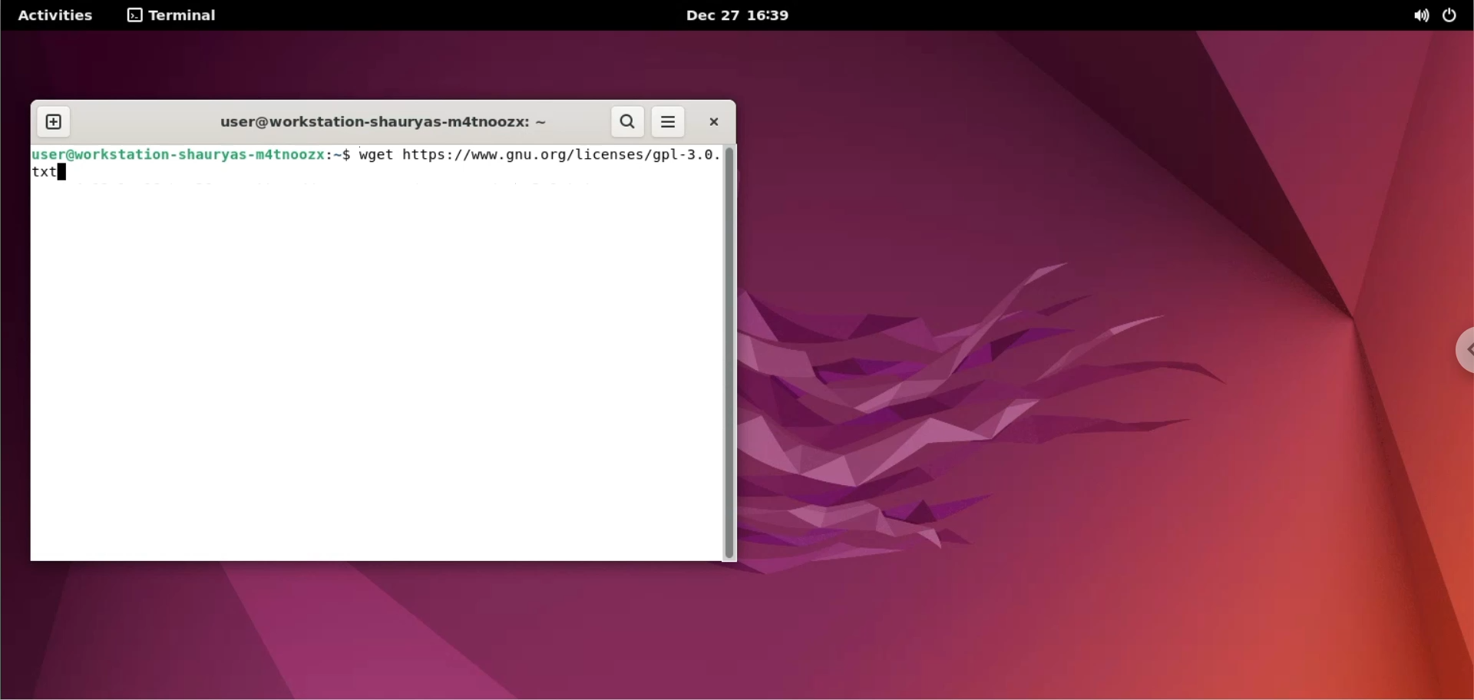  What do you see at coordinates (758, 16) in the screenshot?
I see `Dec 27 16:39` at bounding box center [758, 16].